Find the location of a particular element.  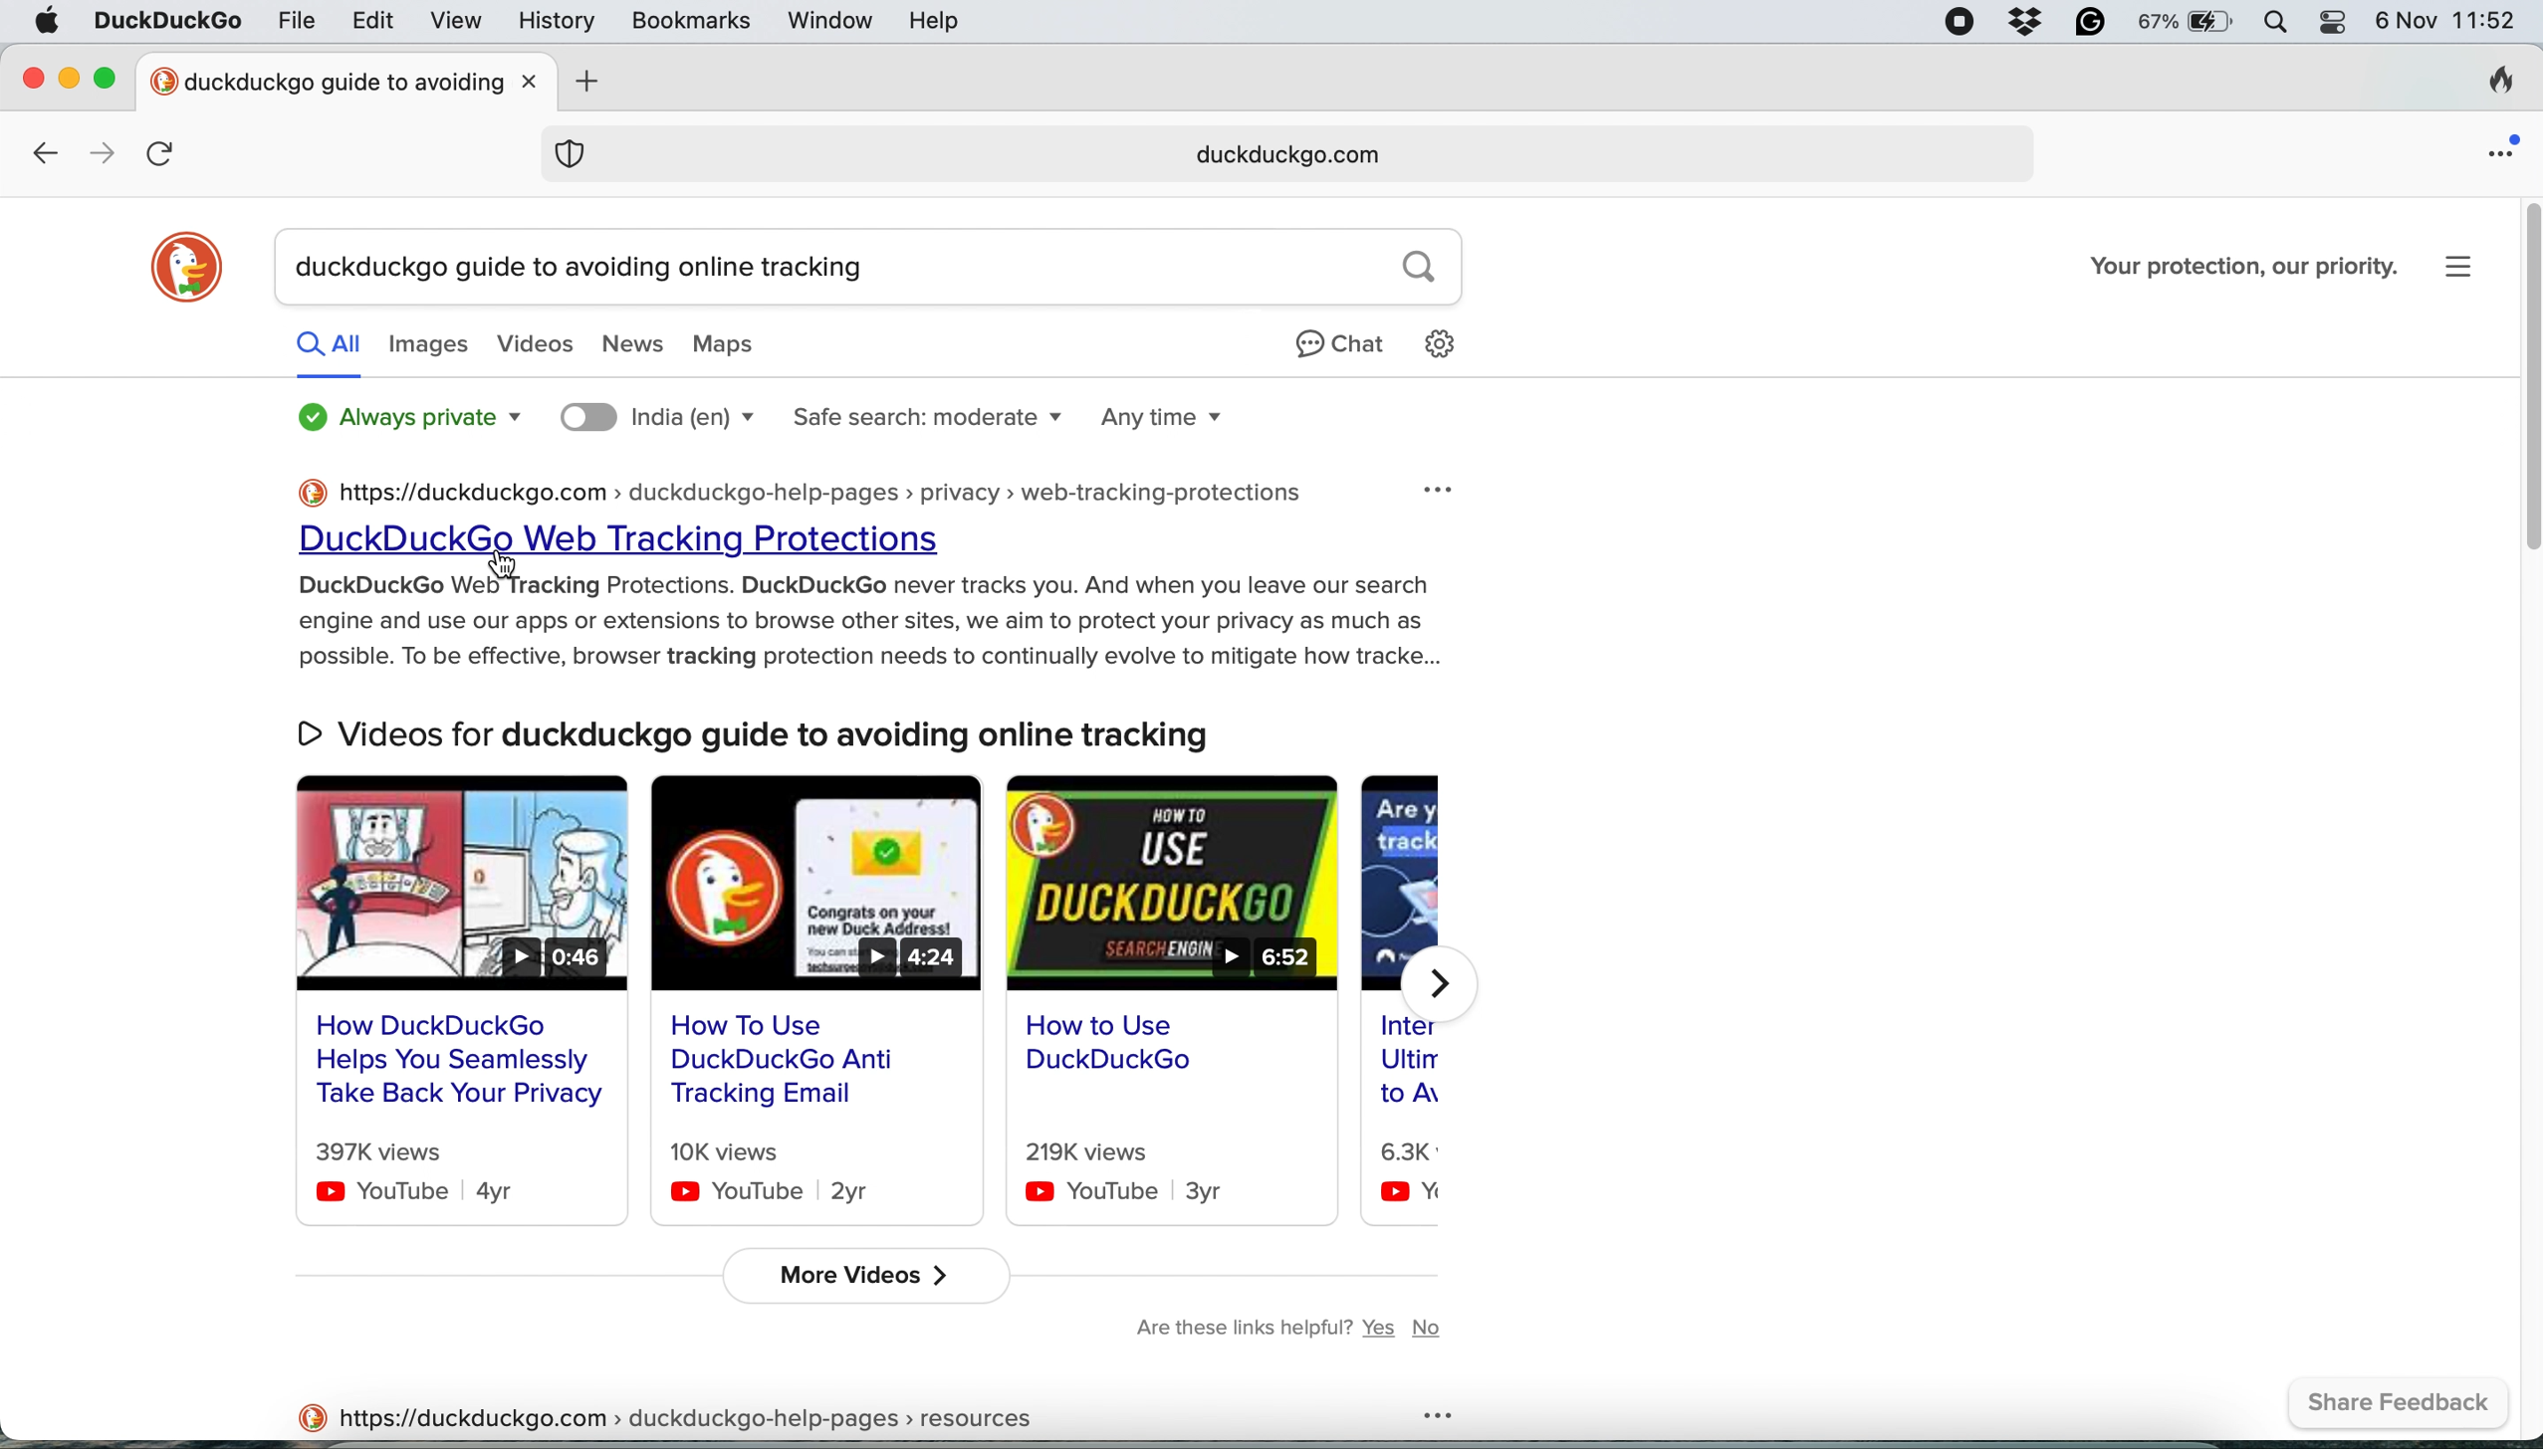

window is located at coordinates (823, 19).